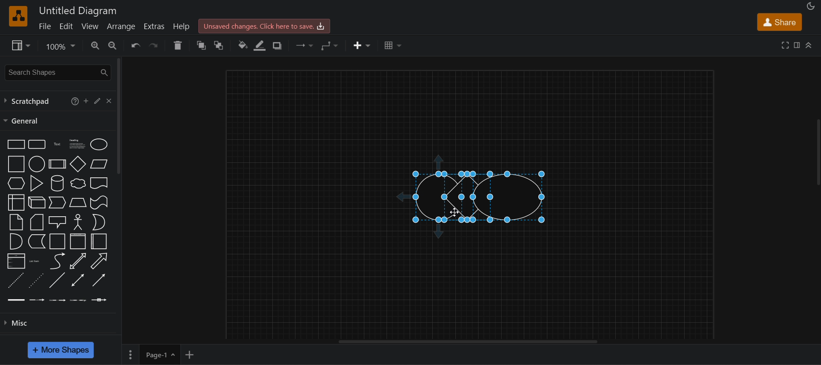 The image size is (821, 365). Describe the element at coordinates (99, 183) in the screenshot. I see `document` at that location.